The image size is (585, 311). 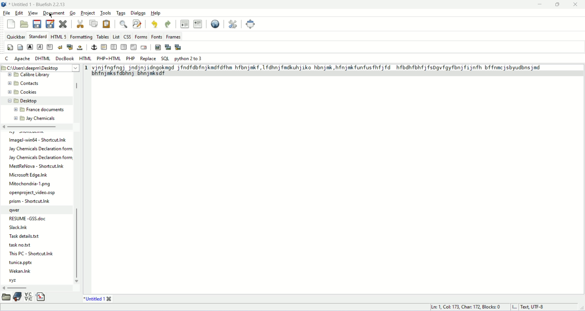 What do you see at coordinates (31, 184) in the screenshot?
I see `Mitochondria-1.png` at bounding box center [31, 184].